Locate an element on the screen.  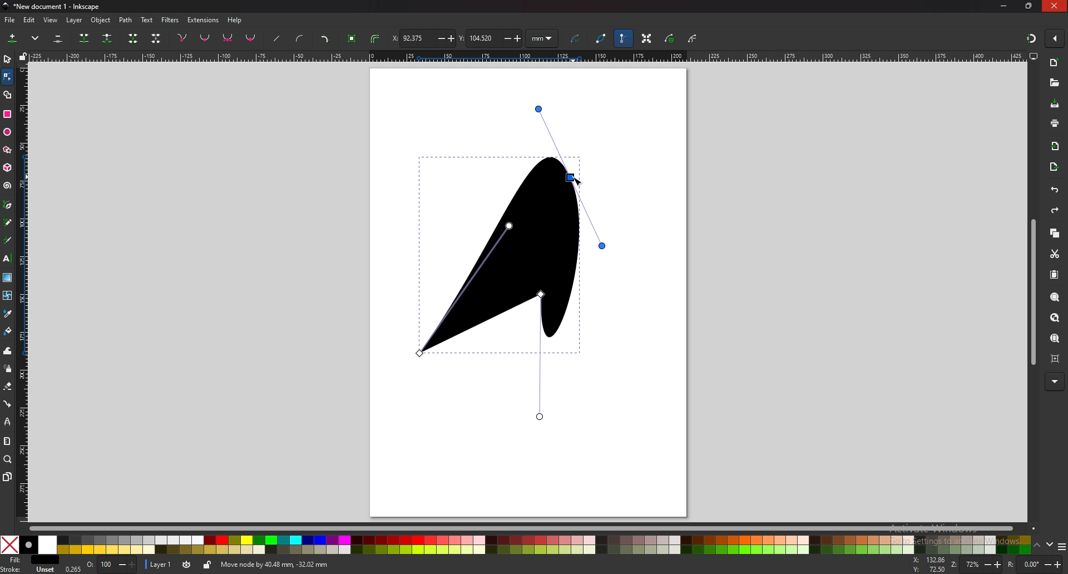
new is located at coordinates (1054, 62).